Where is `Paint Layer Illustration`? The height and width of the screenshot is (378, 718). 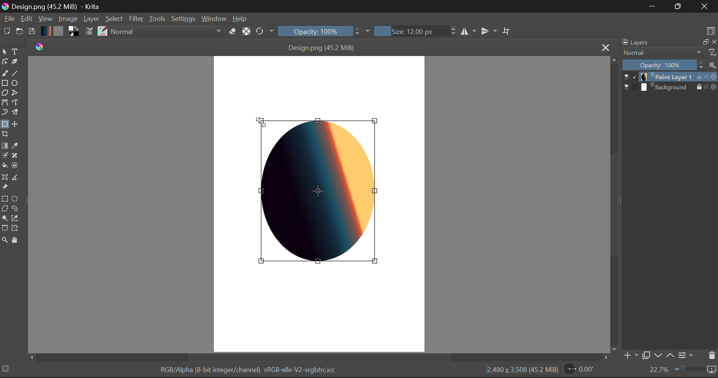
Paint Layer Illustration is located at coordinates (322, 192).